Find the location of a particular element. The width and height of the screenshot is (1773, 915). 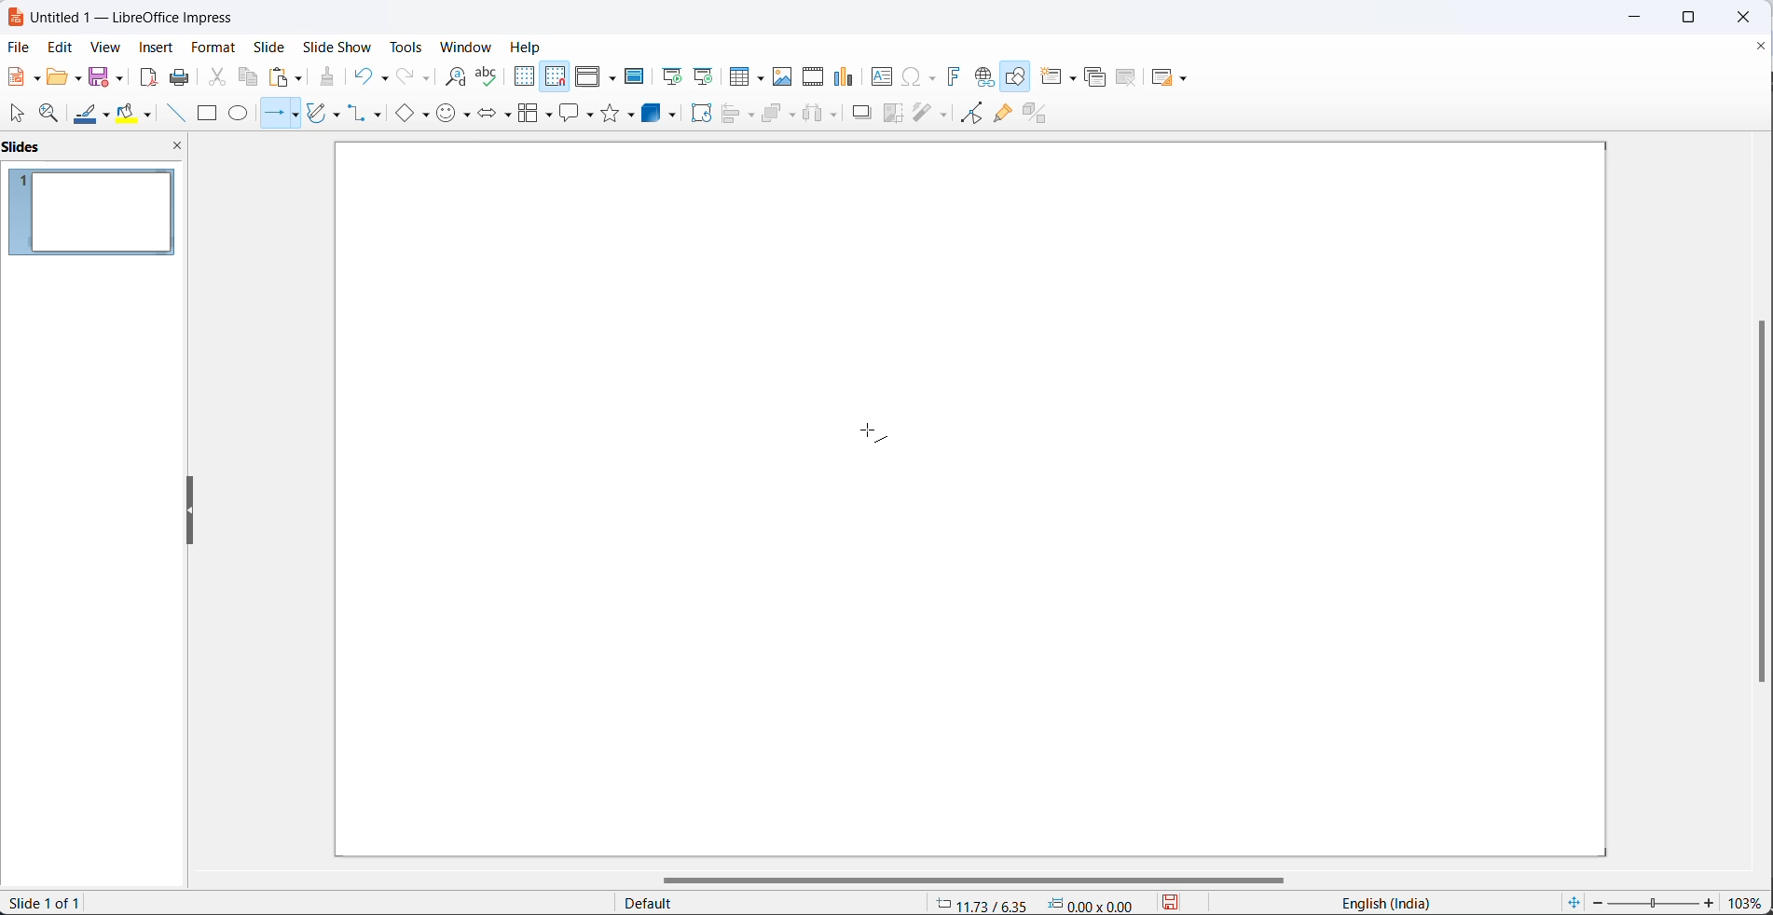

ellipse is located at coordinates (239, 115).